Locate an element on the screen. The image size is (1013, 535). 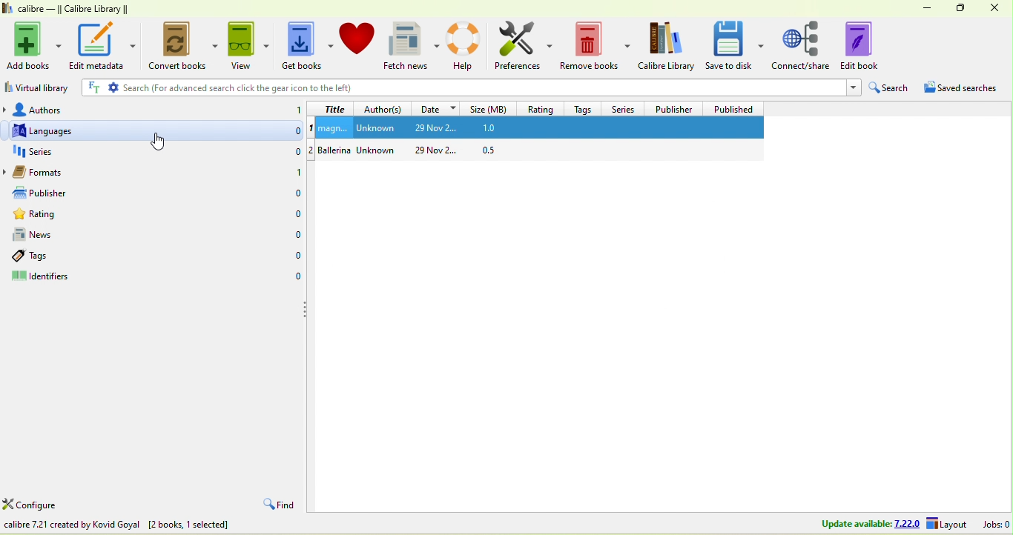
0 is located at coordinates (296, 171).